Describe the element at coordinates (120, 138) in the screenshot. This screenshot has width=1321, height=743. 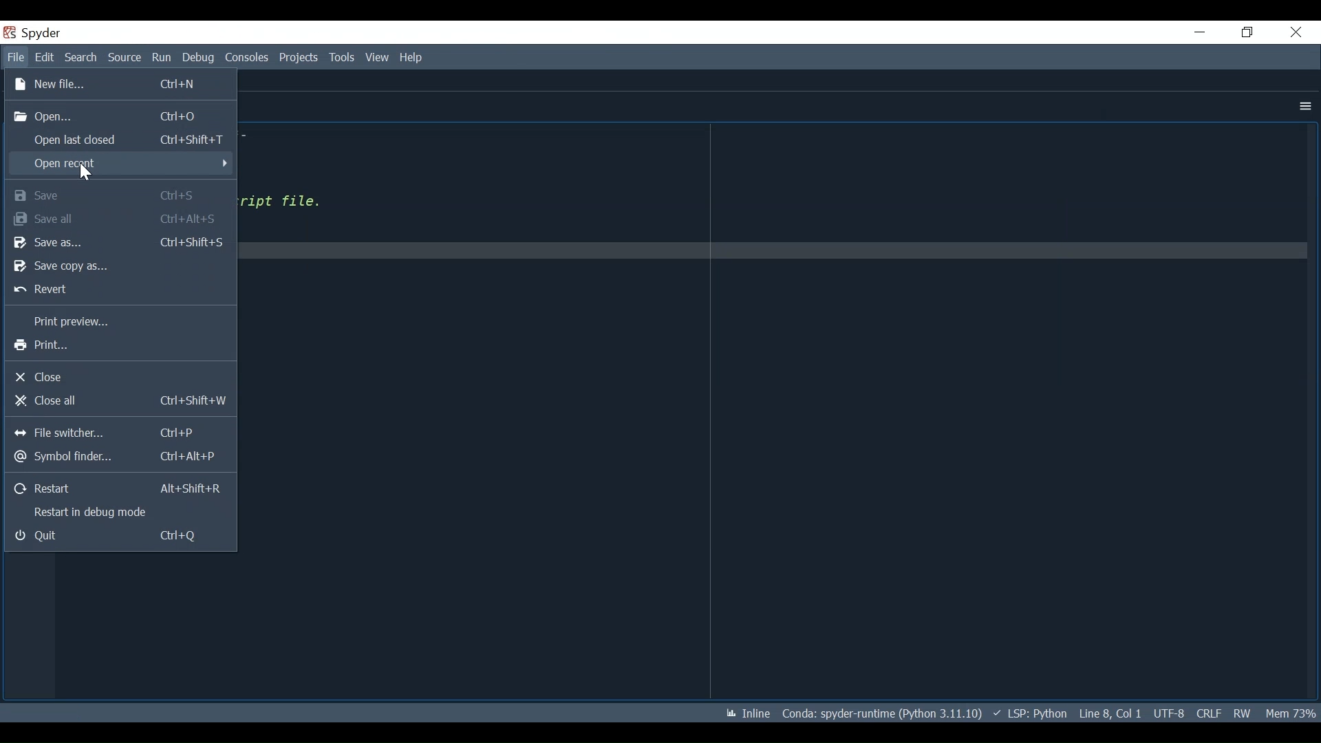
I see `Open last closed` at that location.